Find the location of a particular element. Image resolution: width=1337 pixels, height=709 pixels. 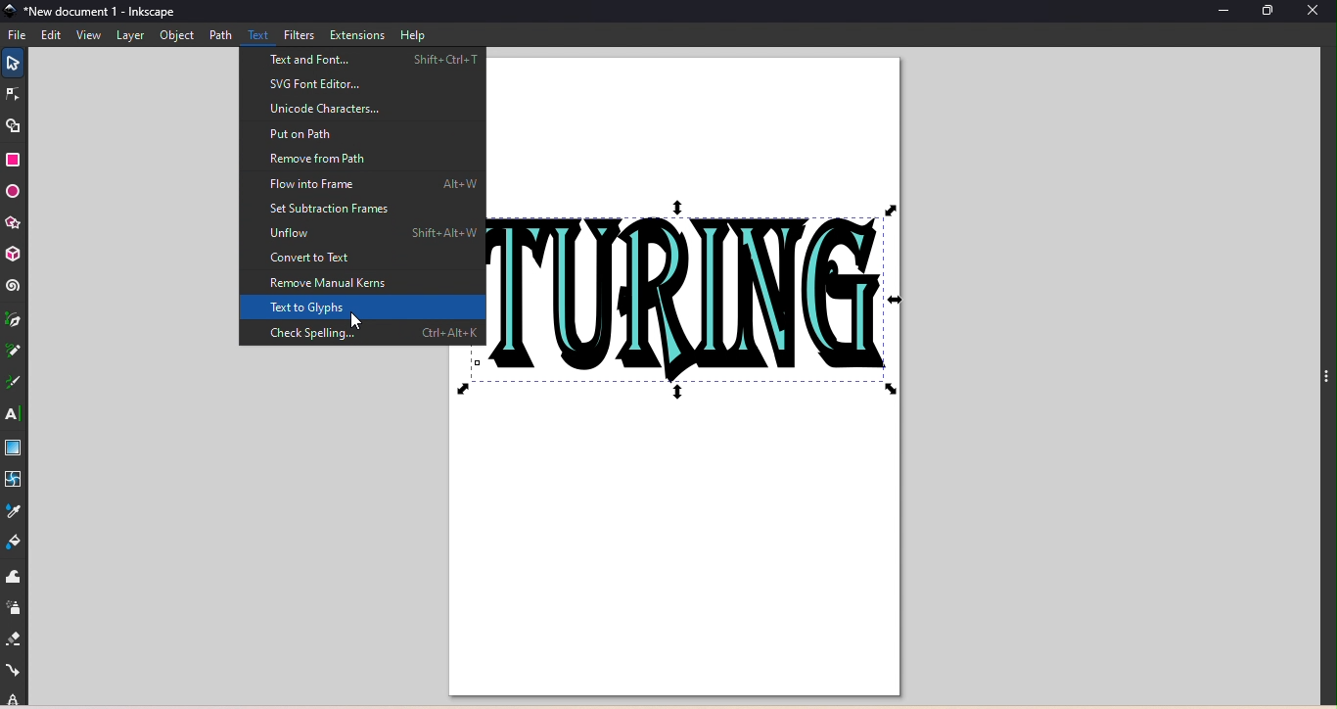

Maximize is located at coordinates (1272, 12).